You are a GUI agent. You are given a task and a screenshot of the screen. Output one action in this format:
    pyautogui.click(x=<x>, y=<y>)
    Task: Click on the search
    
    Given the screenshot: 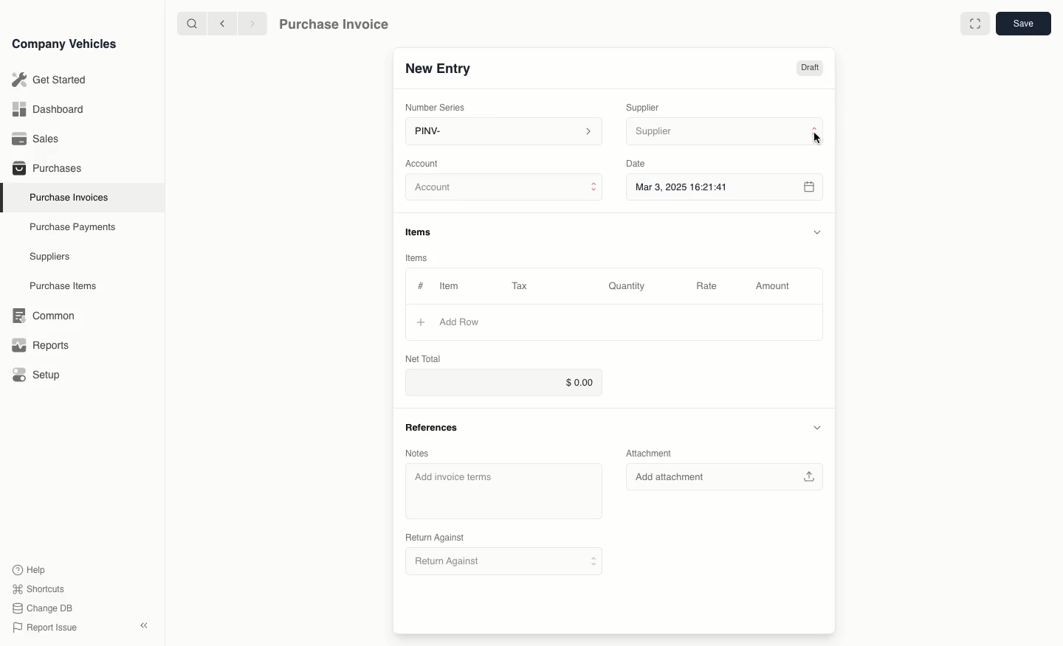 What is the action you would take?
    pyautogui.click(x=193, y=23)
    